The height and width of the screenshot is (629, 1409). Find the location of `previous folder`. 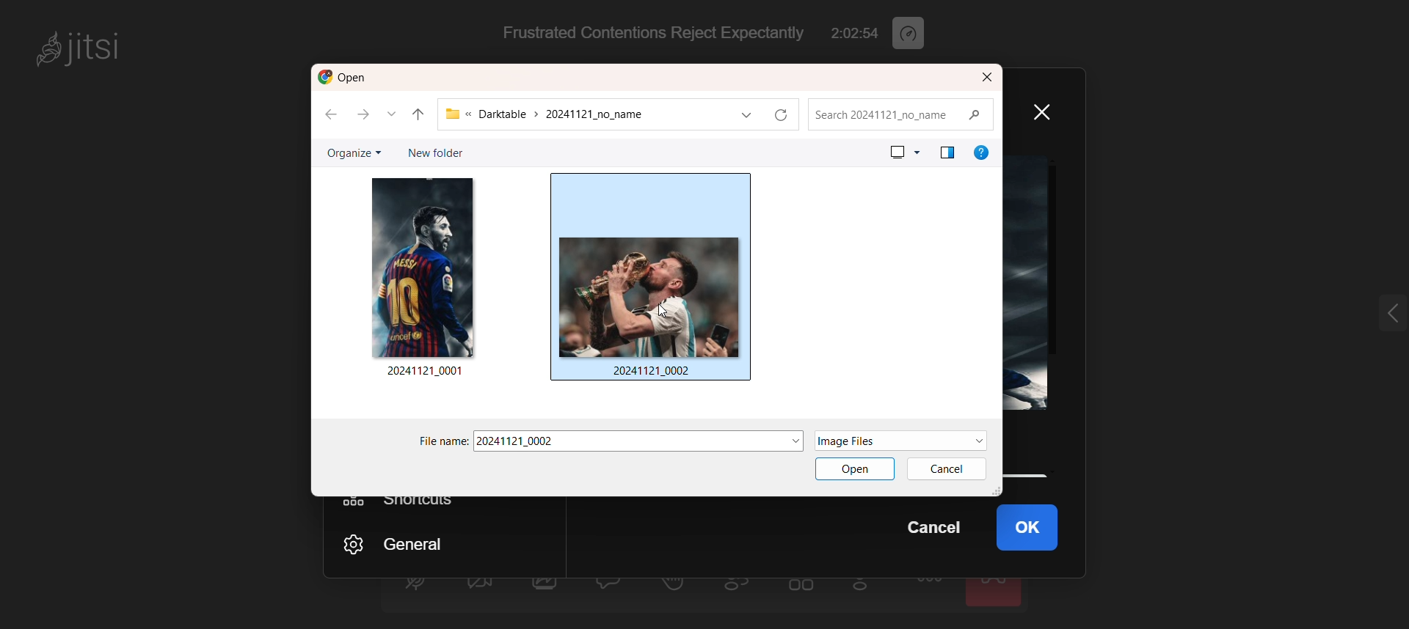

previous folder is located at coordinates (419, 111).